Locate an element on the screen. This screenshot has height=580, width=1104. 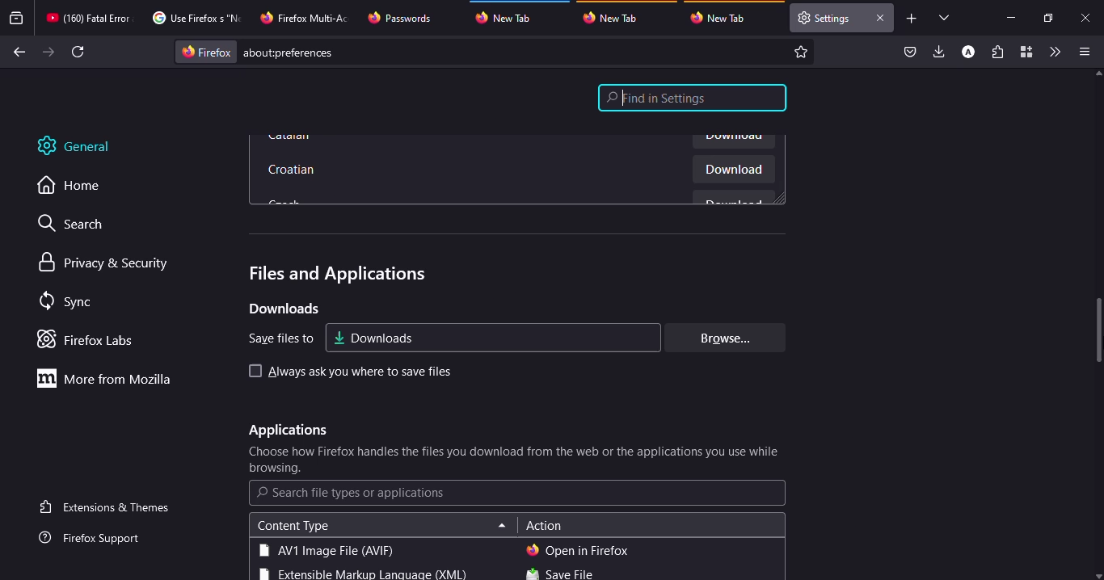
open is located at coordinates (579, 548).